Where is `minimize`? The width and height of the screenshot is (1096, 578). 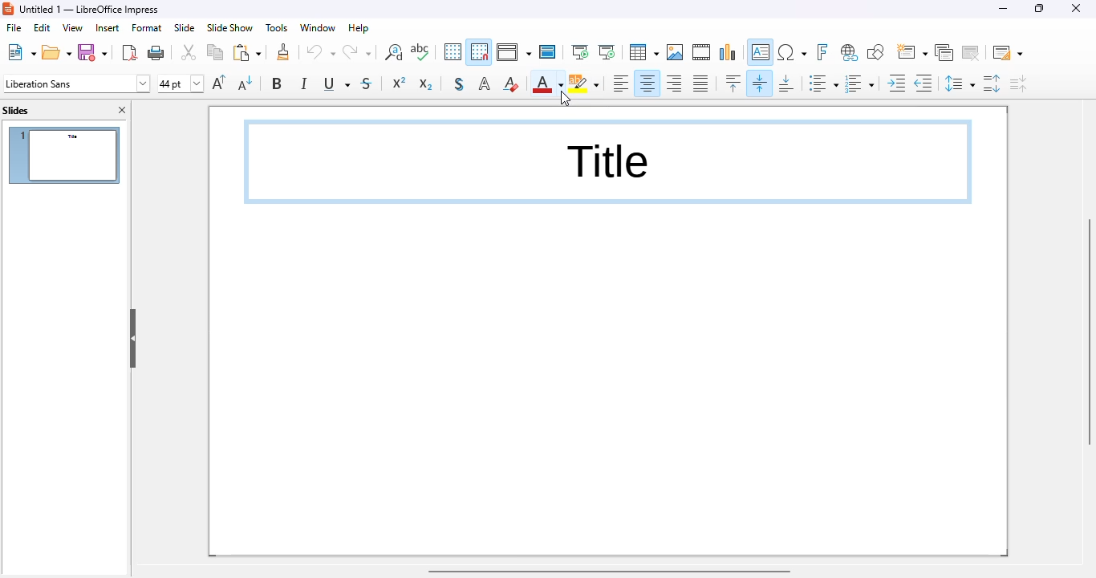 minimize is located at coordinates (1003, 9).